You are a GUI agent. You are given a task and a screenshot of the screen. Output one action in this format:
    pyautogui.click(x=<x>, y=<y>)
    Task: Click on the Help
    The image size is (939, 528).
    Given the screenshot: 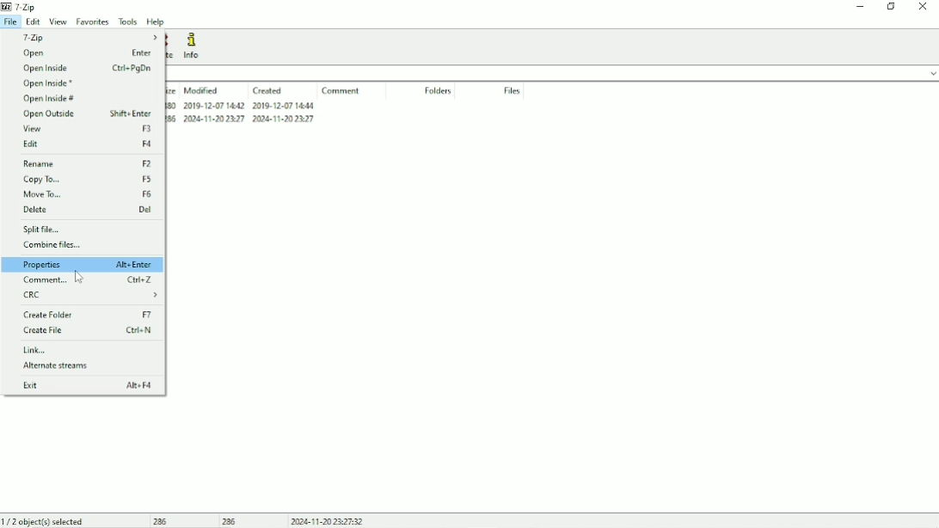 What is the action you would take?
    pyautogui.click(x=157, y=21)
    